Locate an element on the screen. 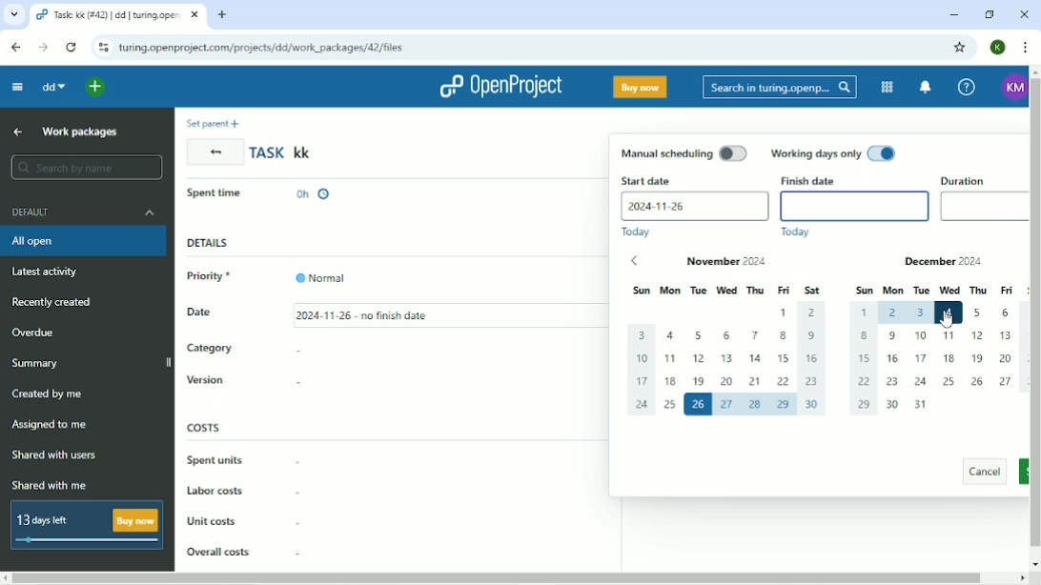 The image size is (1041, 585). 2024-11-26 is located at coordinates (696, 206).